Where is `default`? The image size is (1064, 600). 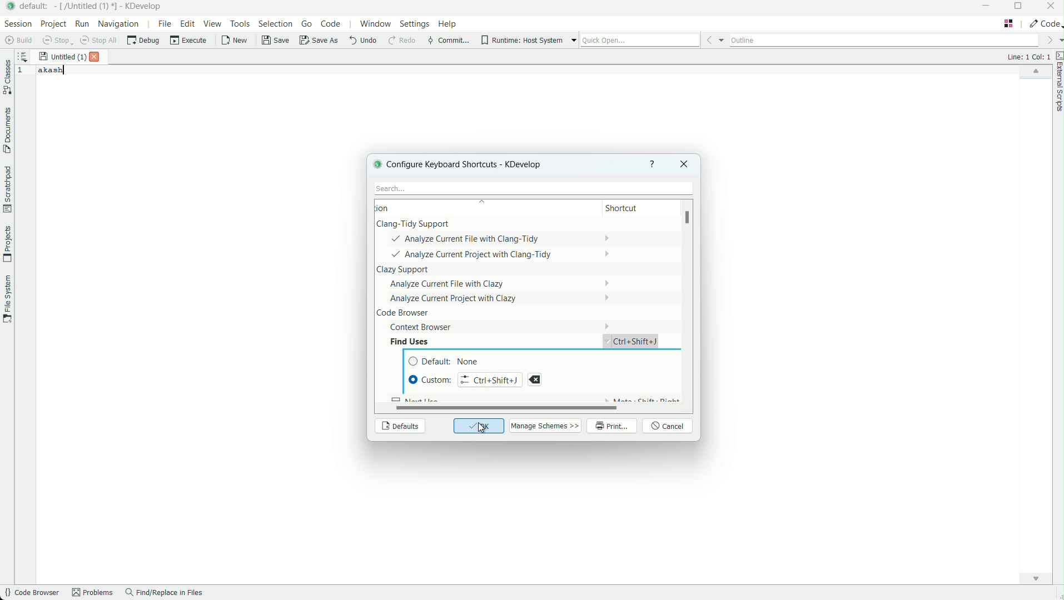 default is located at coordinates (36, 6).